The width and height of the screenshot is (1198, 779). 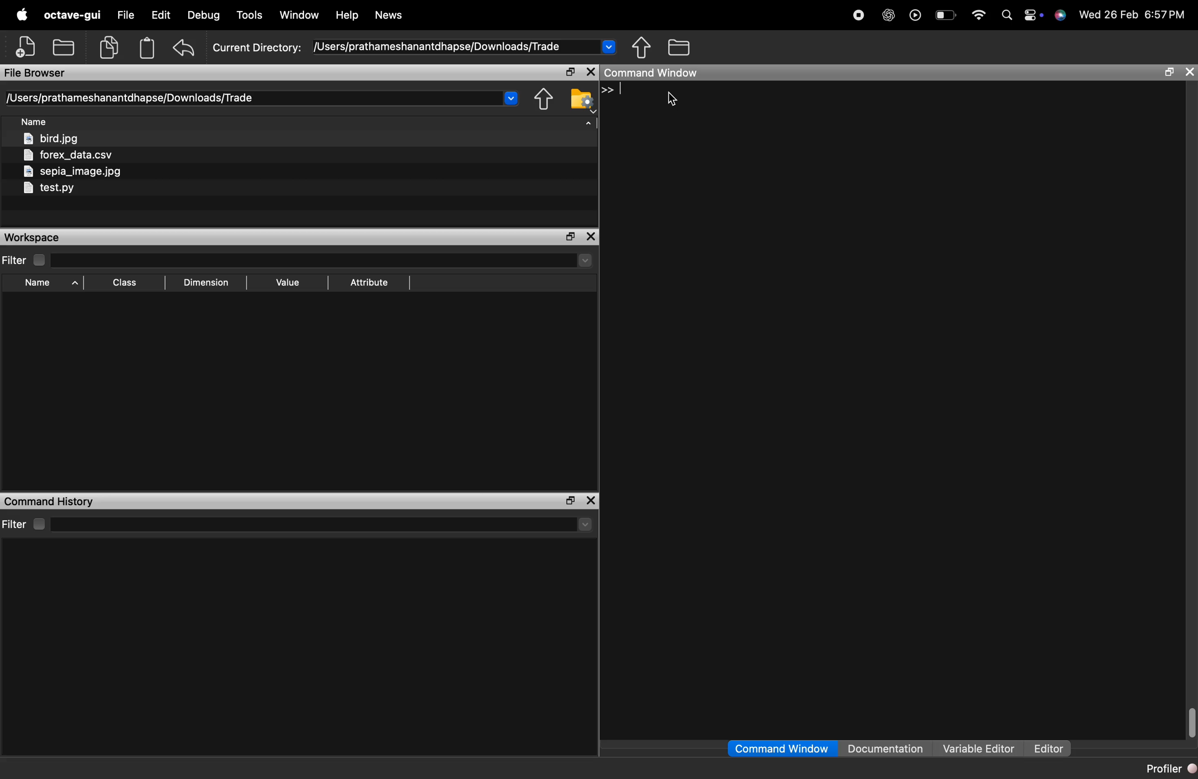 I want to click on undo, so click(x=184, y=47).